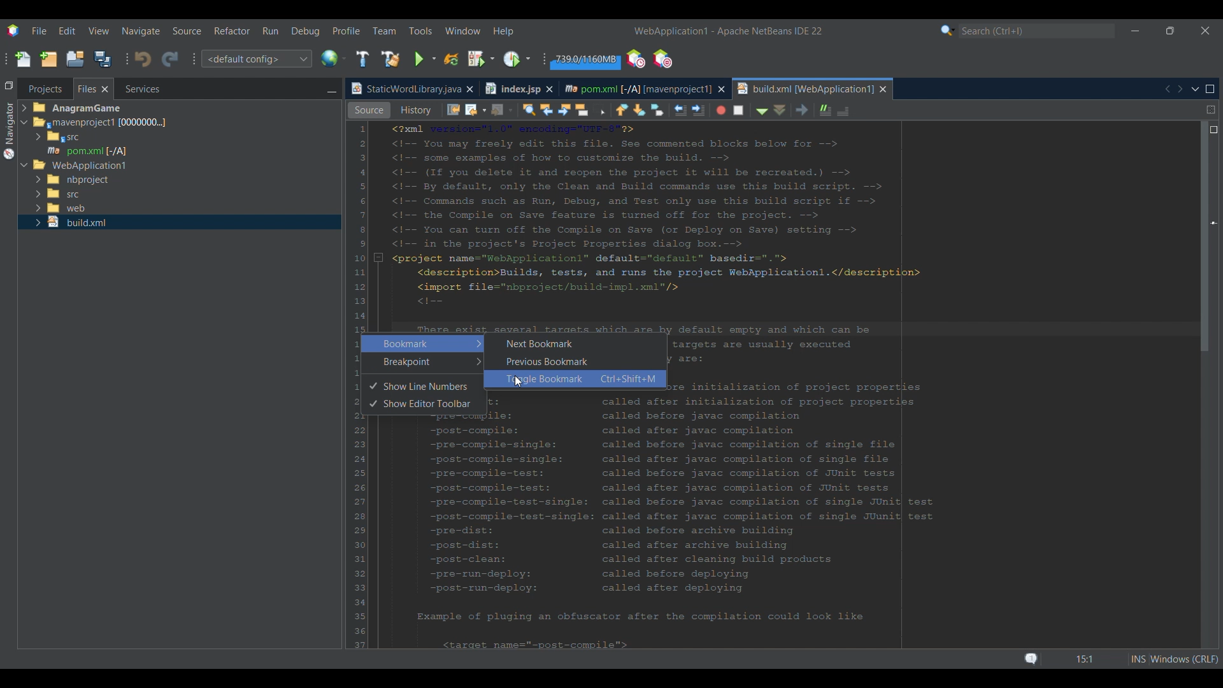  Describe the element at coordinates (256, 59) in the screenshot. I see `Configuration options` at that location.